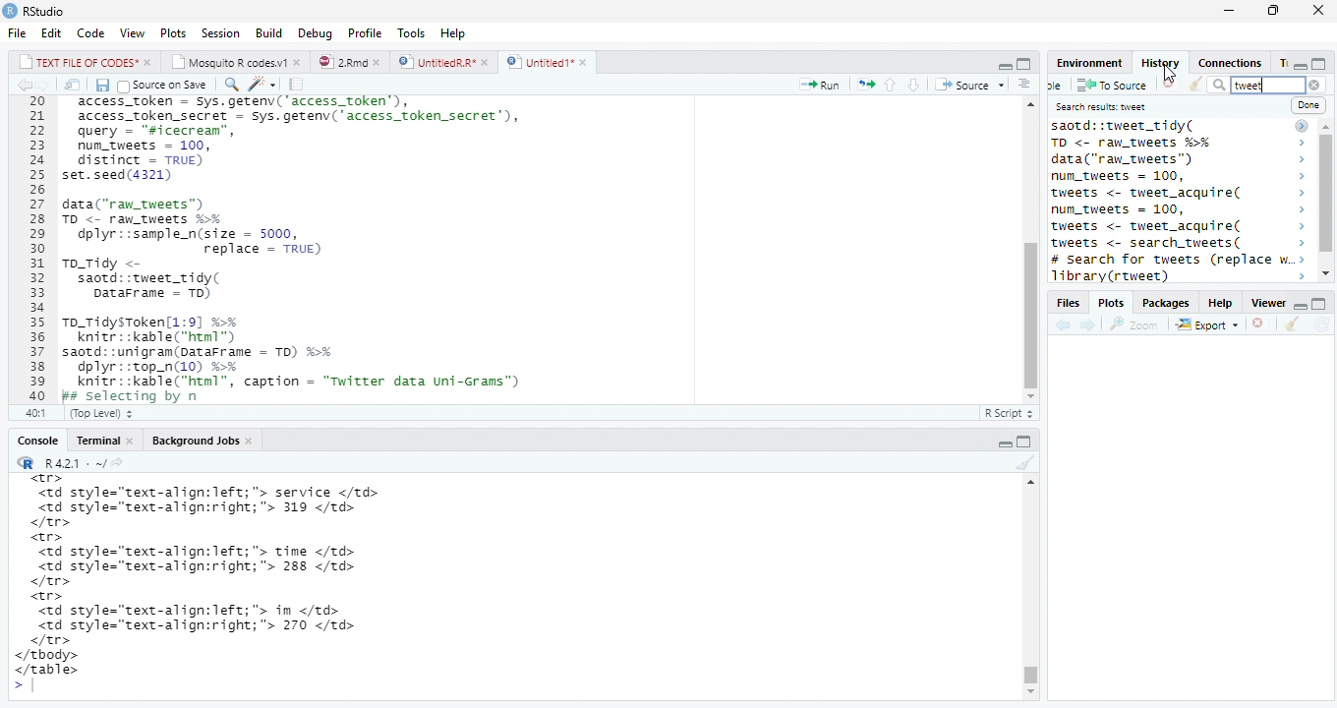 This screenshot has width=1337, height=708. Describe the element at coordinates (454, 32) in the screenshot. I see `Help` at that location.